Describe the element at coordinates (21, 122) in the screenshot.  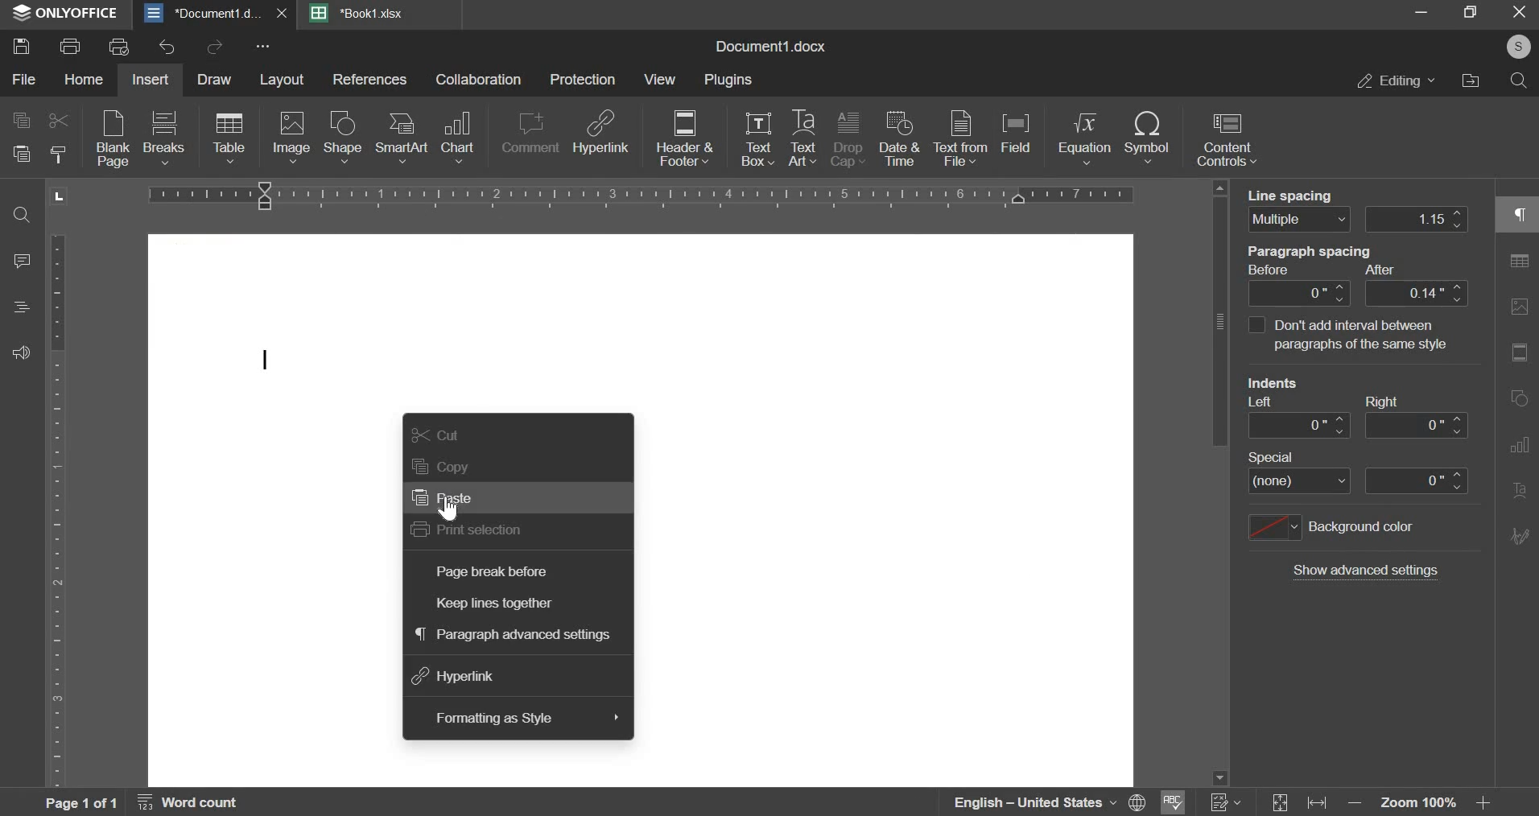
I see `copy` at that location.